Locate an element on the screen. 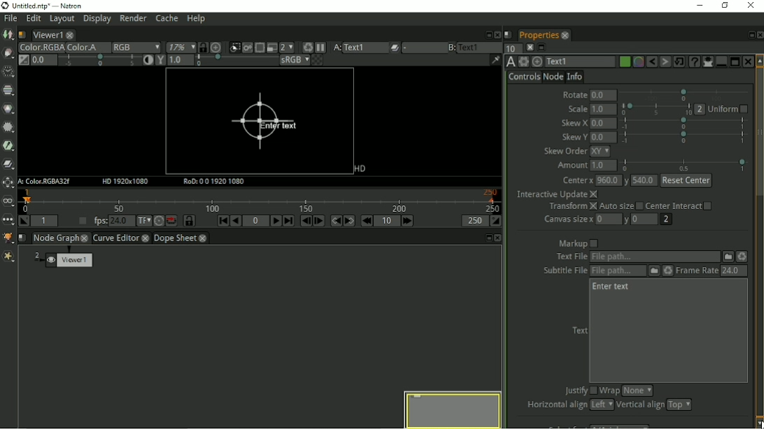  960 is located at coordinates (607, 180).